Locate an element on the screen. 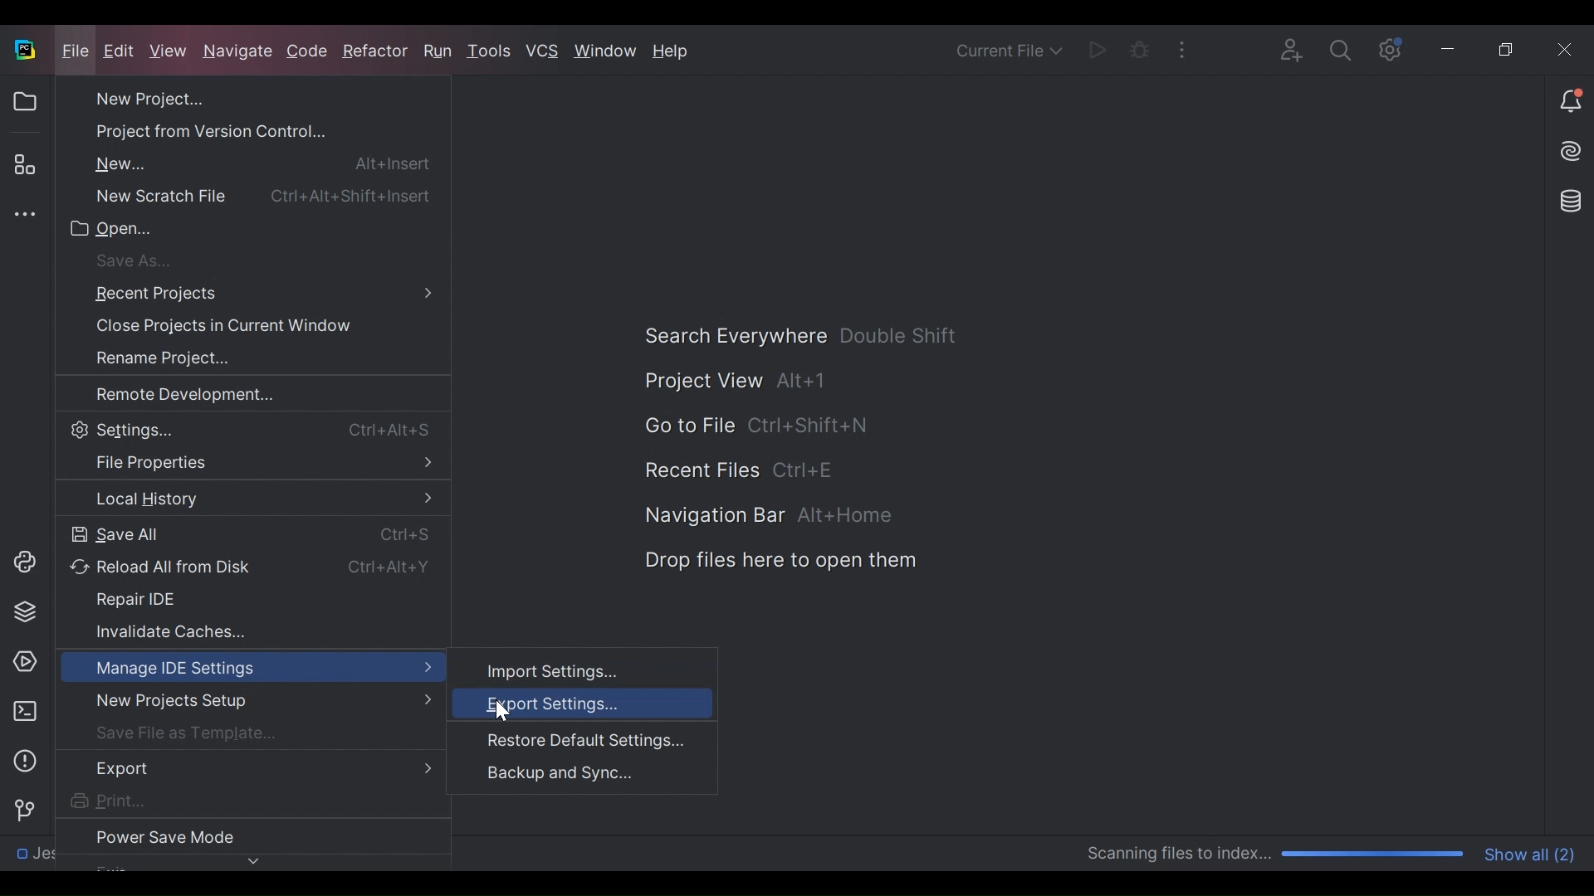  Run is located at coordinates (440, 51).